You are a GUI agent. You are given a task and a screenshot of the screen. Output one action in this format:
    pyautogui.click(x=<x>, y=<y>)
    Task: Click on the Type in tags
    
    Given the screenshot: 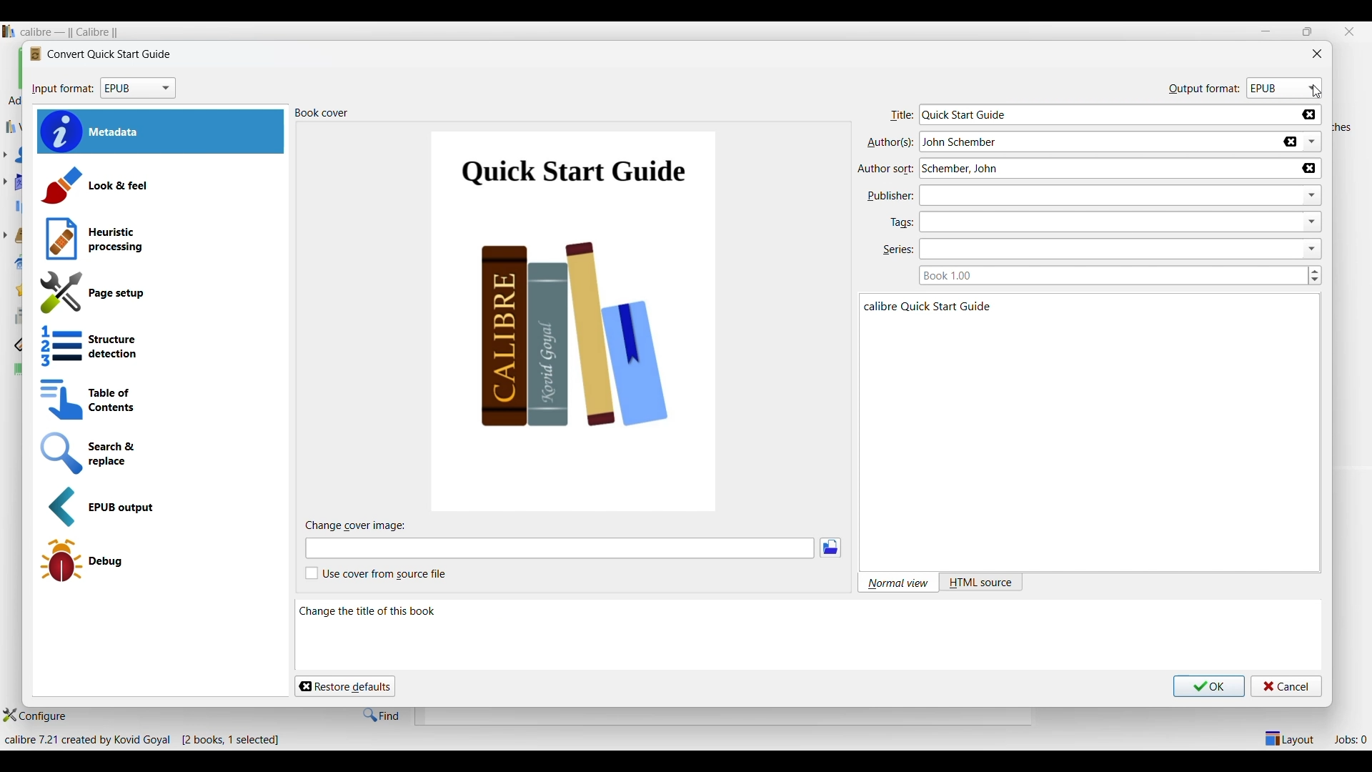 What is the action you would take?
    pyautogui.click(x=1093, y=222)
    